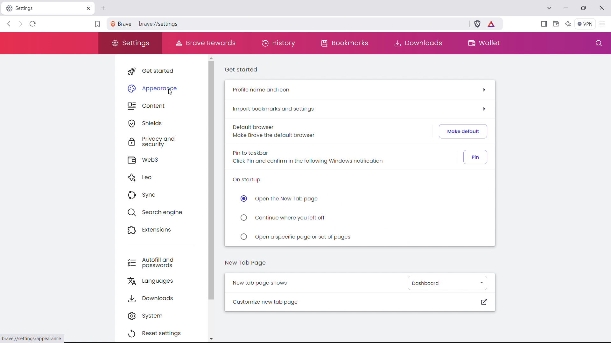 This screenshot has width=611, height=343. I want to click on Default browser Make Brave the default browser, so click(292, 131).